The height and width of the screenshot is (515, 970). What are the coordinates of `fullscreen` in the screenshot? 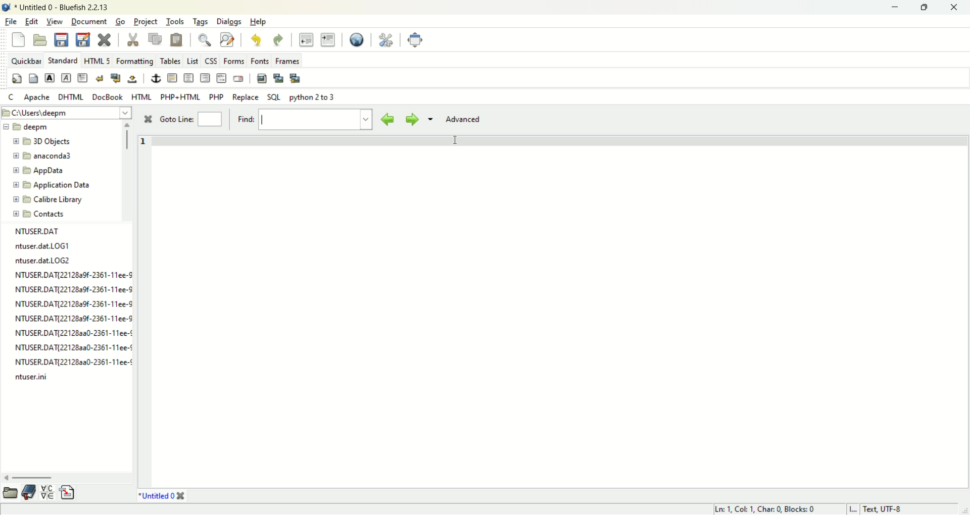 It's located at (415, 39).